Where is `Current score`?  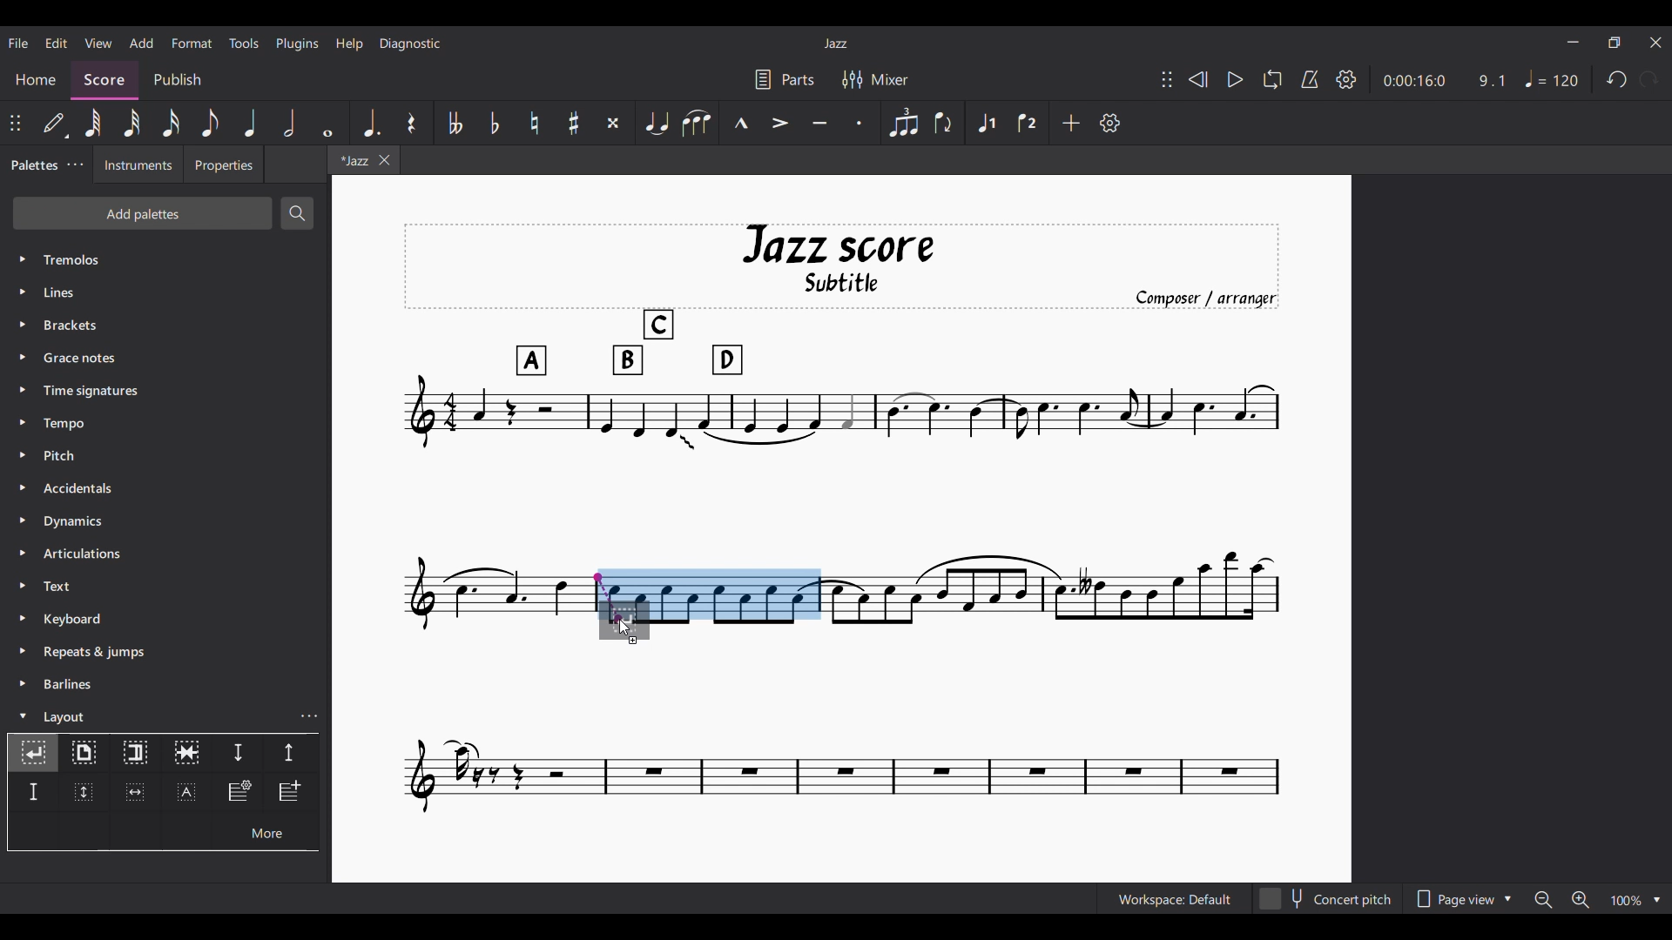
Current score is located at coordinates (496, 607).